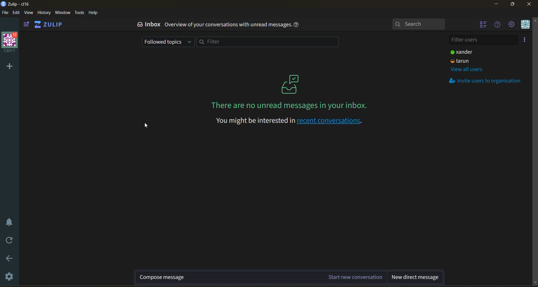 Image resolution: width=538 pixels, height=287 pixels. Describe the element at coordinates (527, 25) in the screenshot. I see `personal menu` at that location.